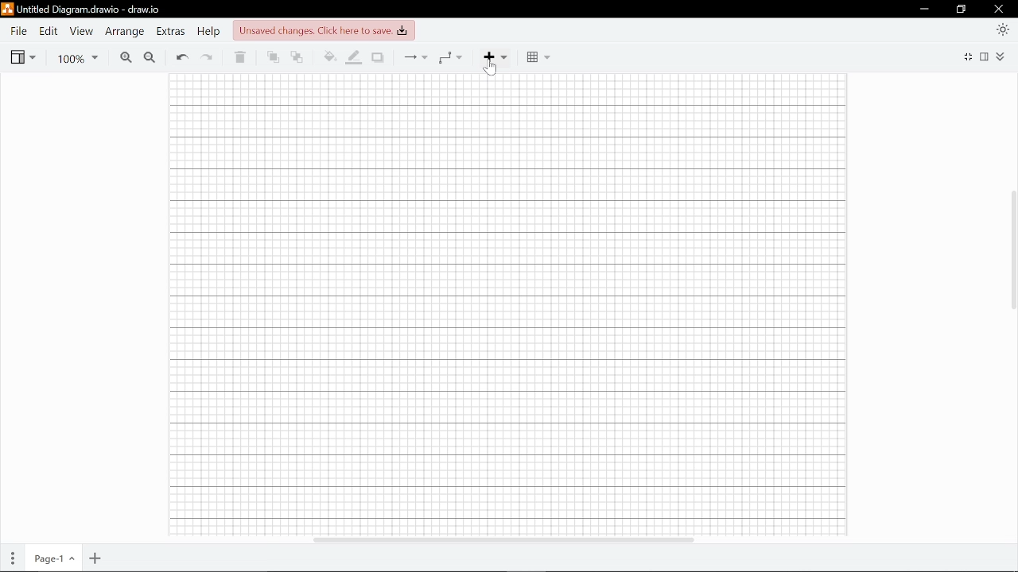  I want to click on To front, so click(274, 57).